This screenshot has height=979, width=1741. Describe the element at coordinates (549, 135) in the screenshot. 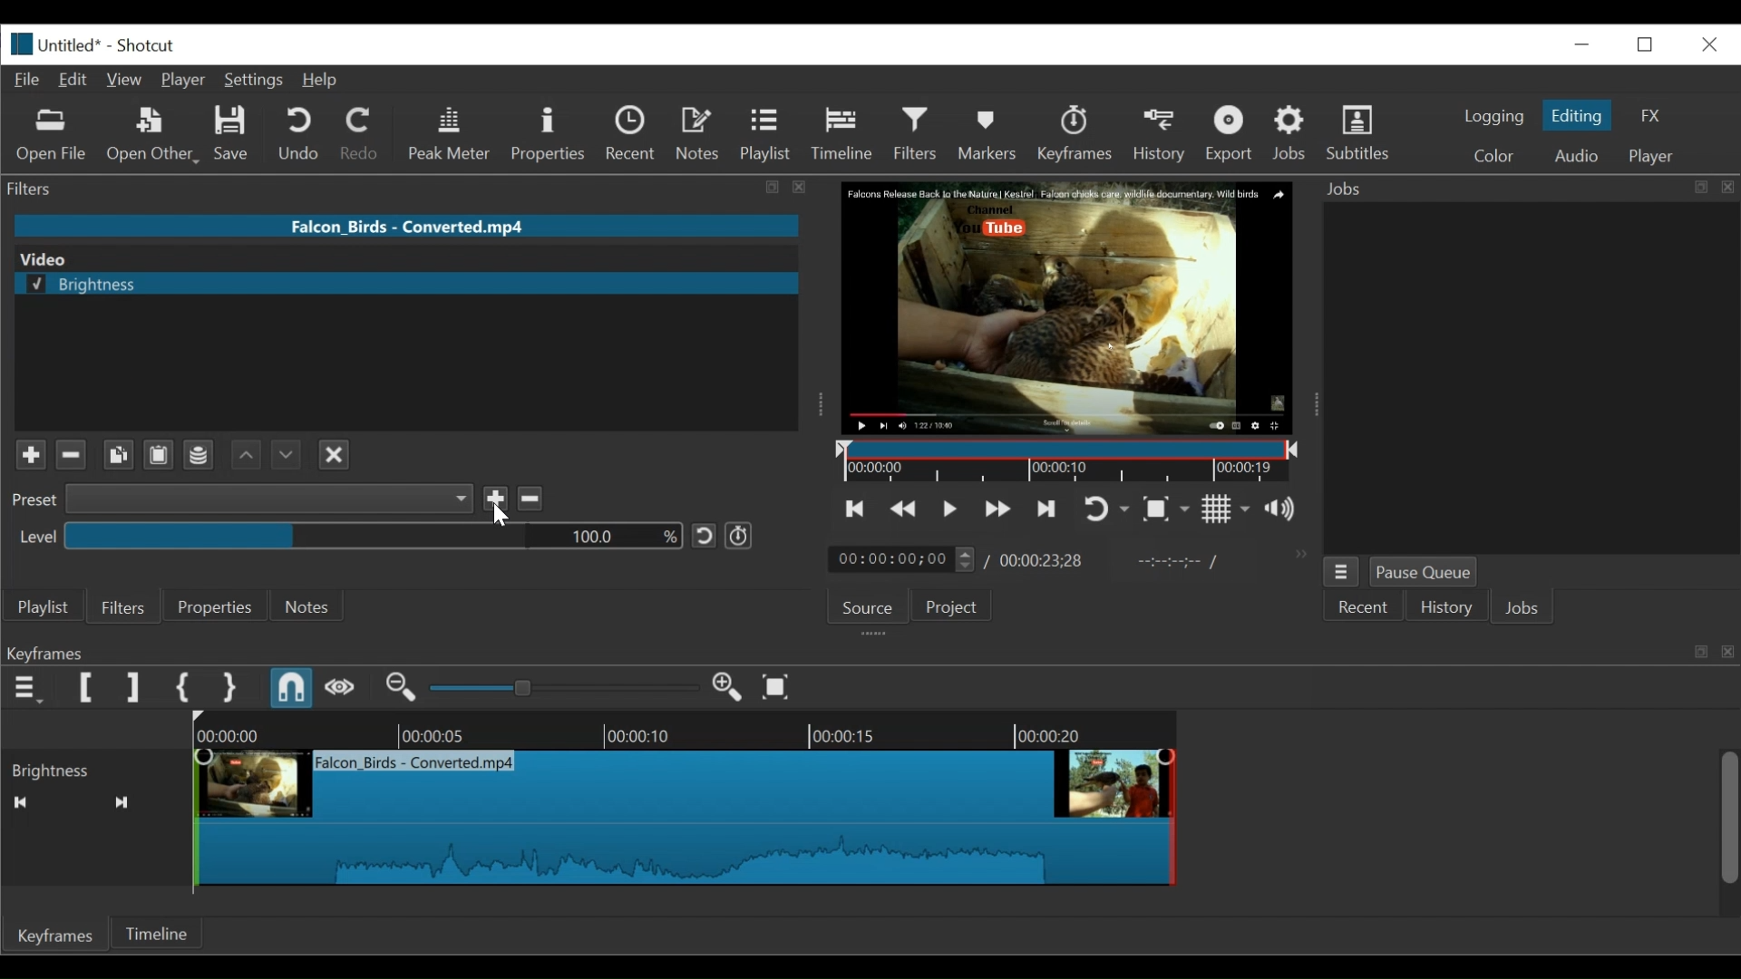

I see `Properties` at that location.